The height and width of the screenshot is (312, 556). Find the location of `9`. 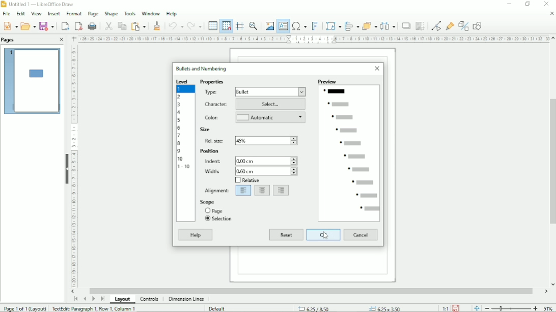

9 is located at coordinates (179, 151).